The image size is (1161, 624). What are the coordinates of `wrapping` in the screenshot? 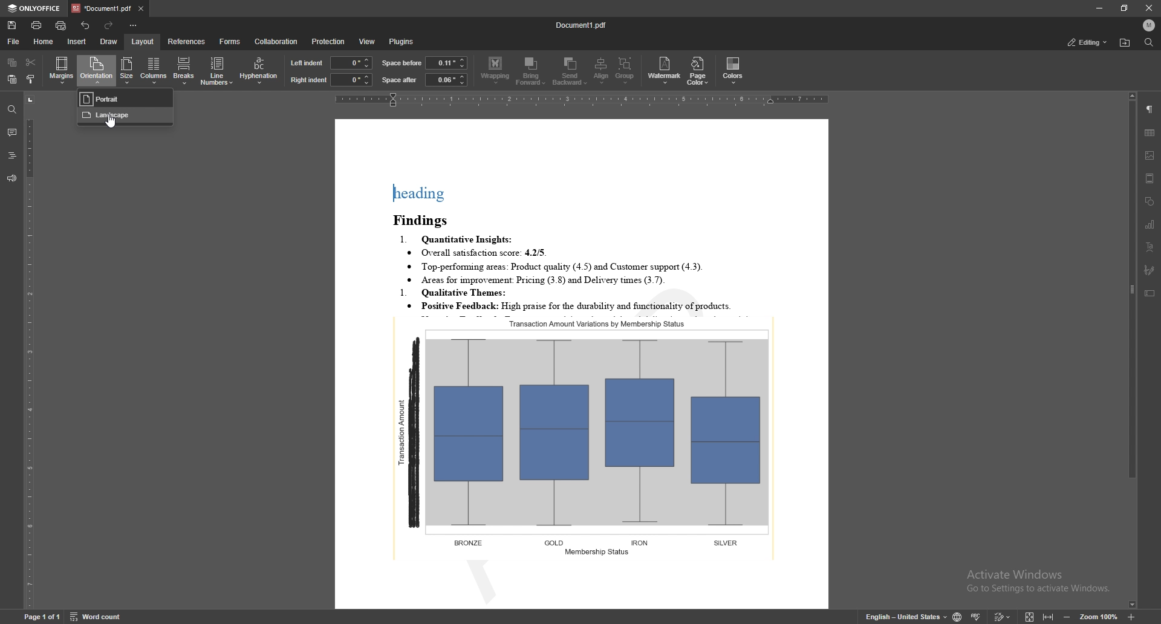 It's located at (495, 71).